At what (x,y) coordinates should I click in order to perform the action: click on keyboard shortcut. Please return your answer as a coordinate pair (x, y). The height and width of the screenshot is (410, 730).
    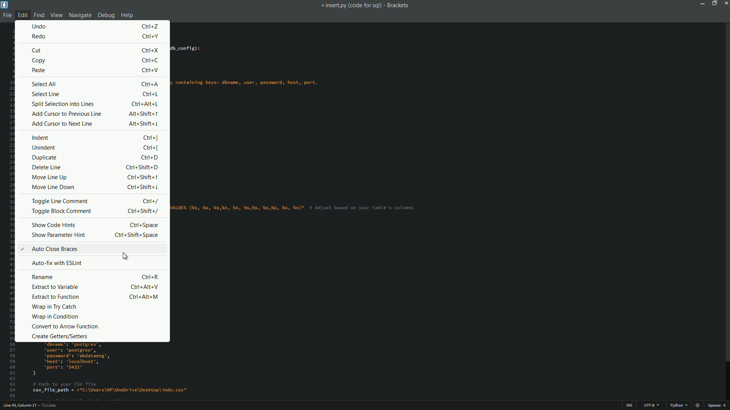
    Looking at the image, I should click on (143, 296).